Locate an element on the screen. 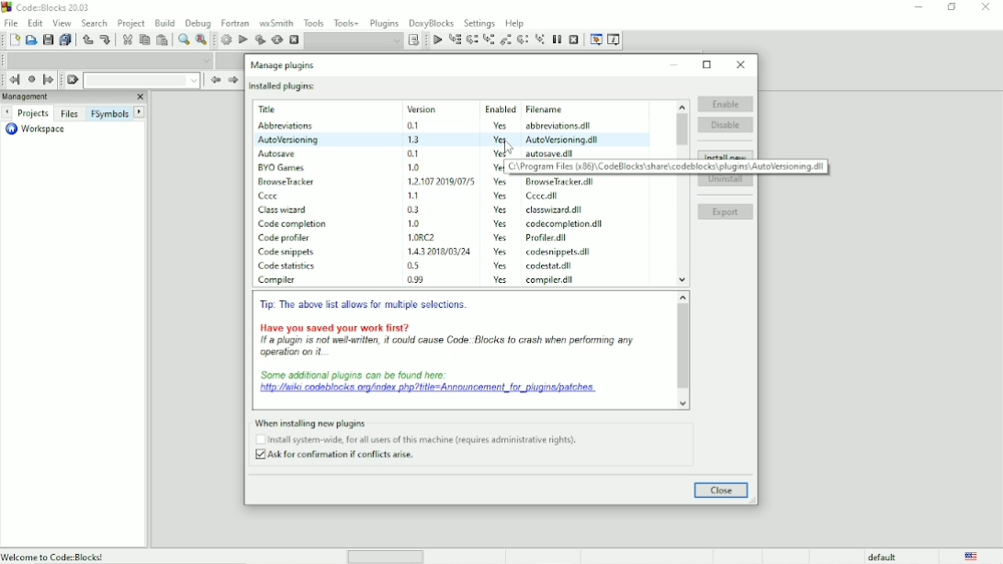 Image resolution: width=1003 pixels, height=564 pixels. Codecompletion.dll is located at coordinates (566, 224).